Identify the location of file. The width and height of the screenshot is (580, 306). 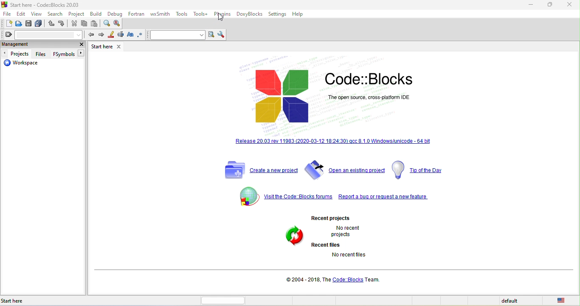
(7, 13).